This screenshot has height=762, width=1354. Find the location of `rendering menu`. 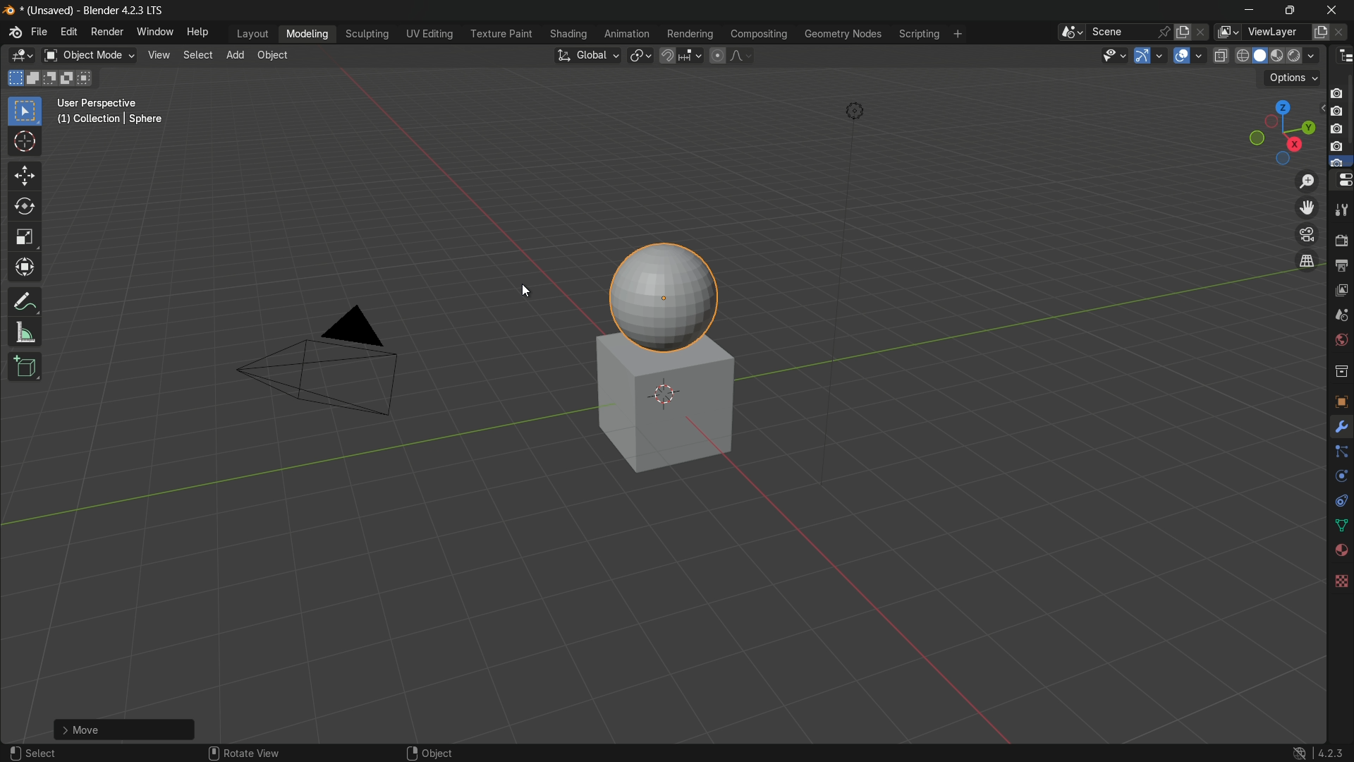

rendering menu is located at coordinates (690, 33).